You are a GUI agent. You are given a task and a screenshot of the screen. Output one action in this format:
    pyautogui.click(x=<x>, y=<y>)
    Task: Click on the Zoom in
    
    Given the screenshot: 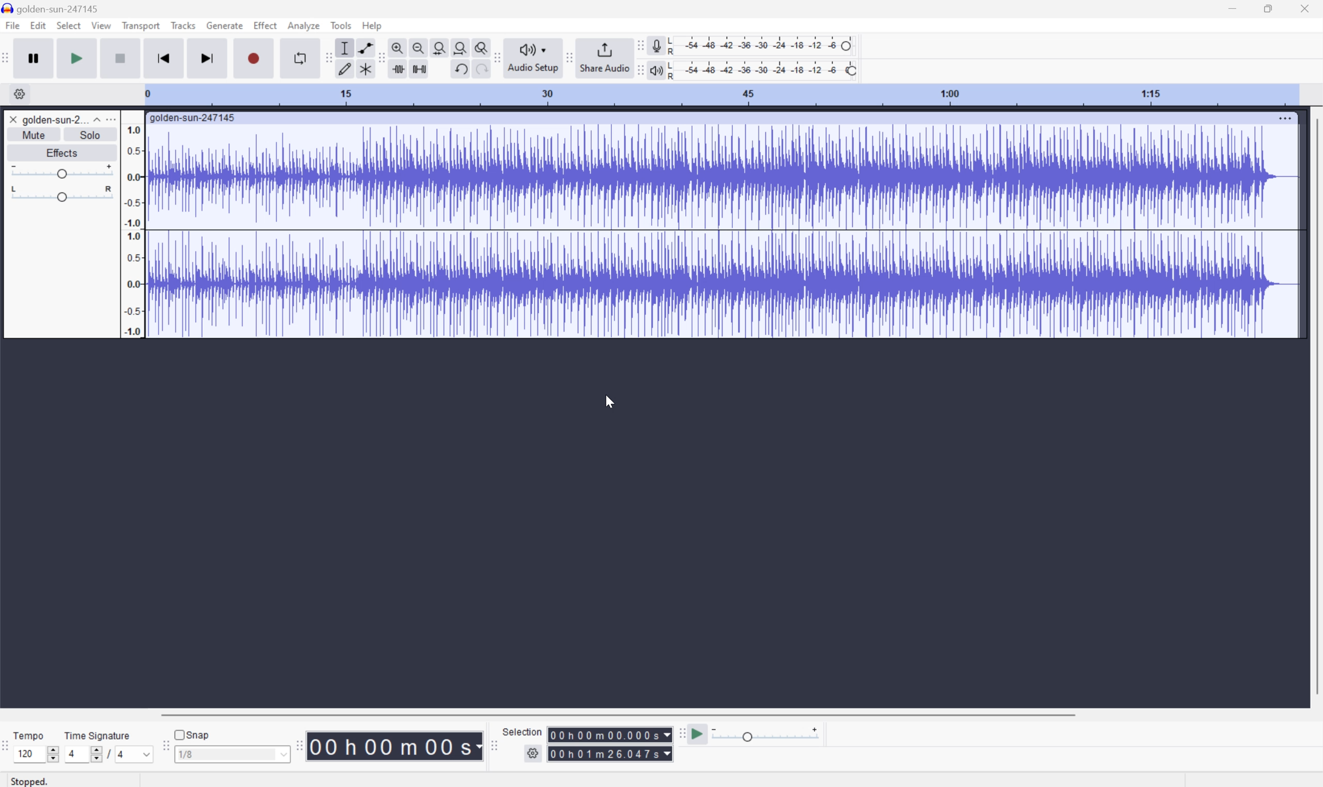 What is the action you would take?
    pyautogui.click(x=400, y=45)
    